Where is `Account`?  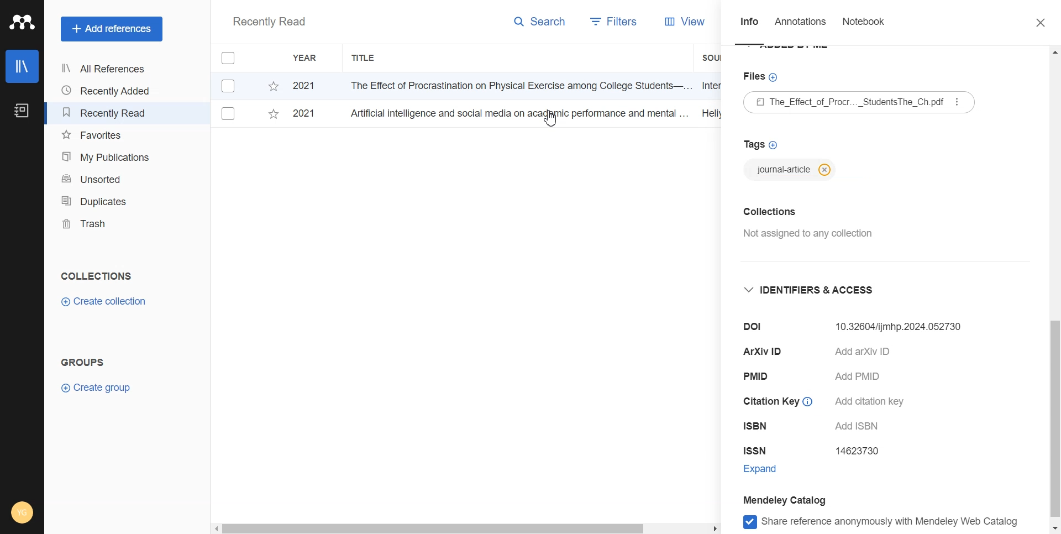
Account is located at coordinates (23, 511).